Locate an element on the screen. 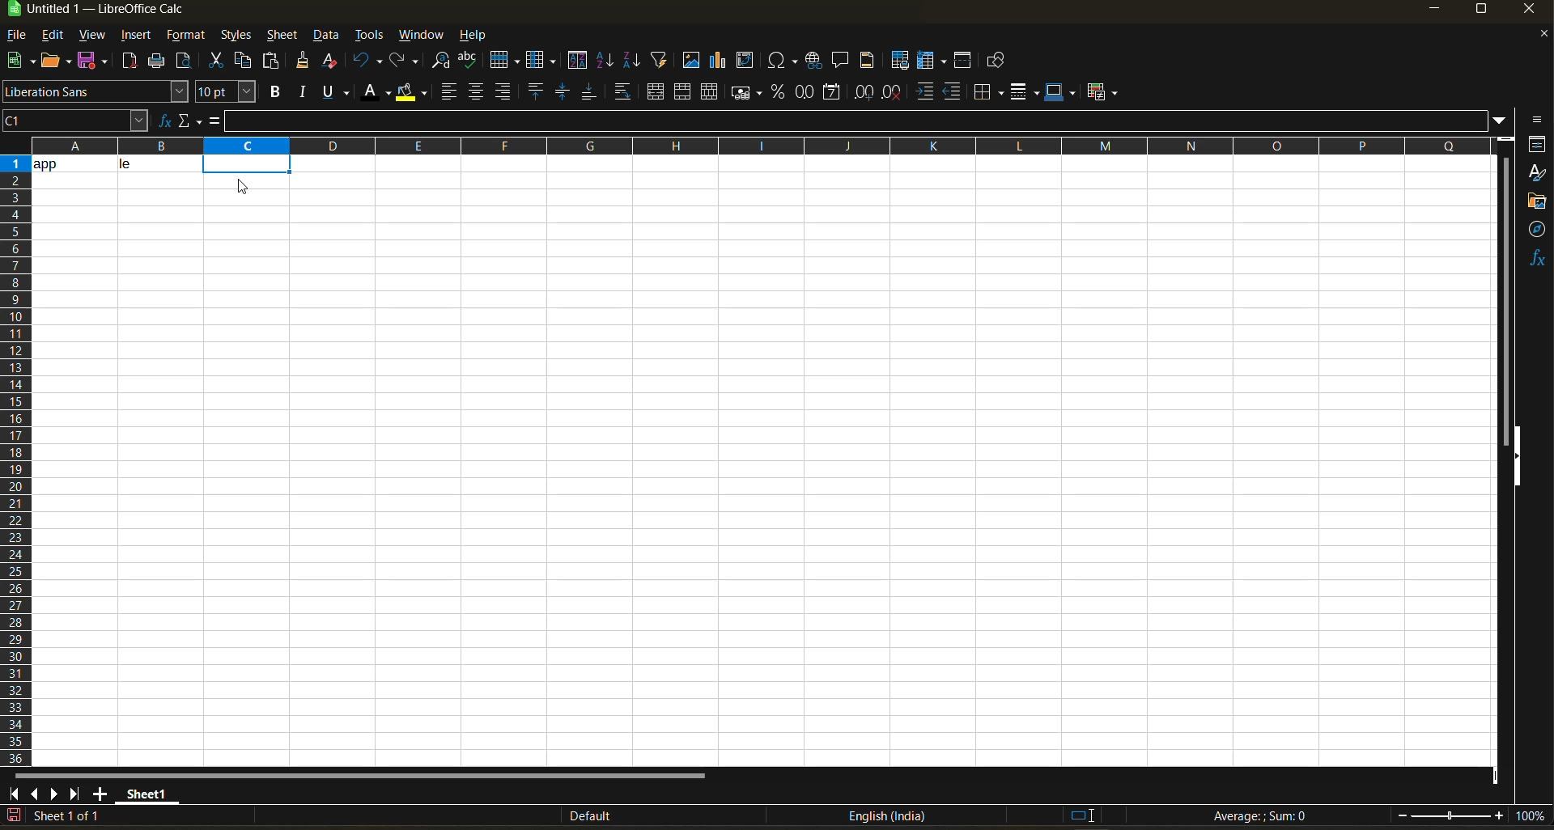 The height and width of the screenshot is (830, 1554). sheet number is located at coordinates (71, 815).